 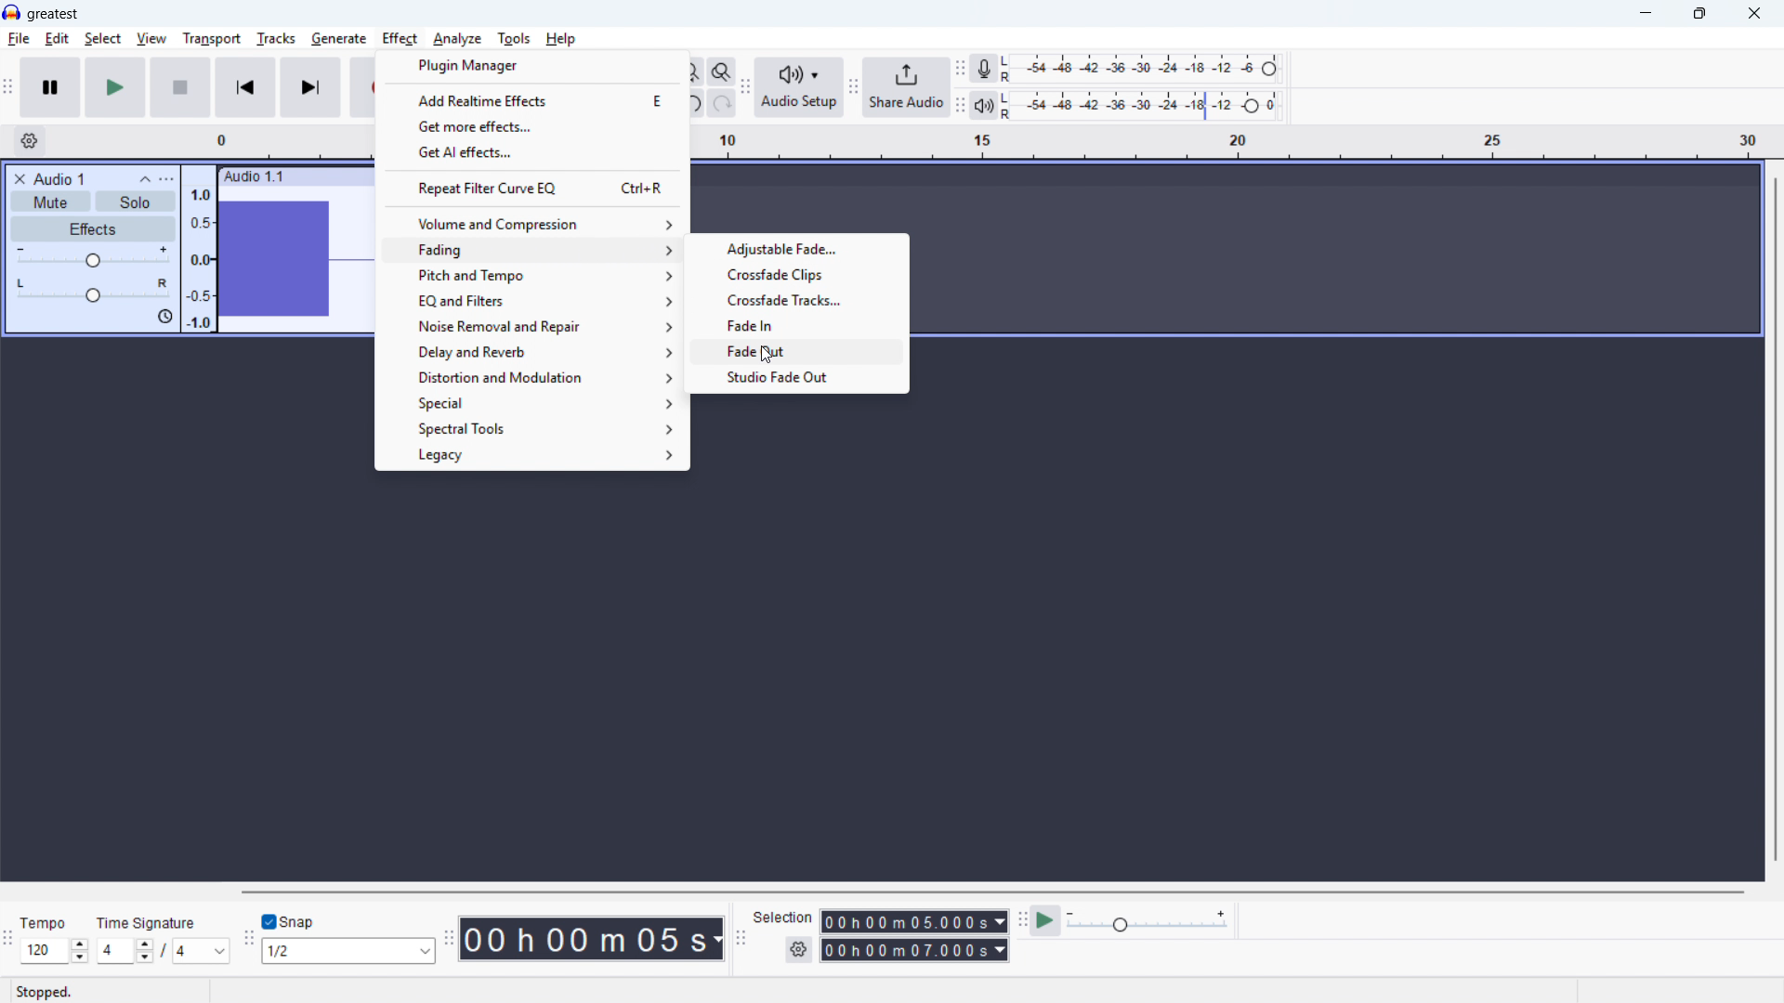 What do you see at coordinates (720, 103) in the screenshot?
I see `Redo ` at bounding box center [720, 103].